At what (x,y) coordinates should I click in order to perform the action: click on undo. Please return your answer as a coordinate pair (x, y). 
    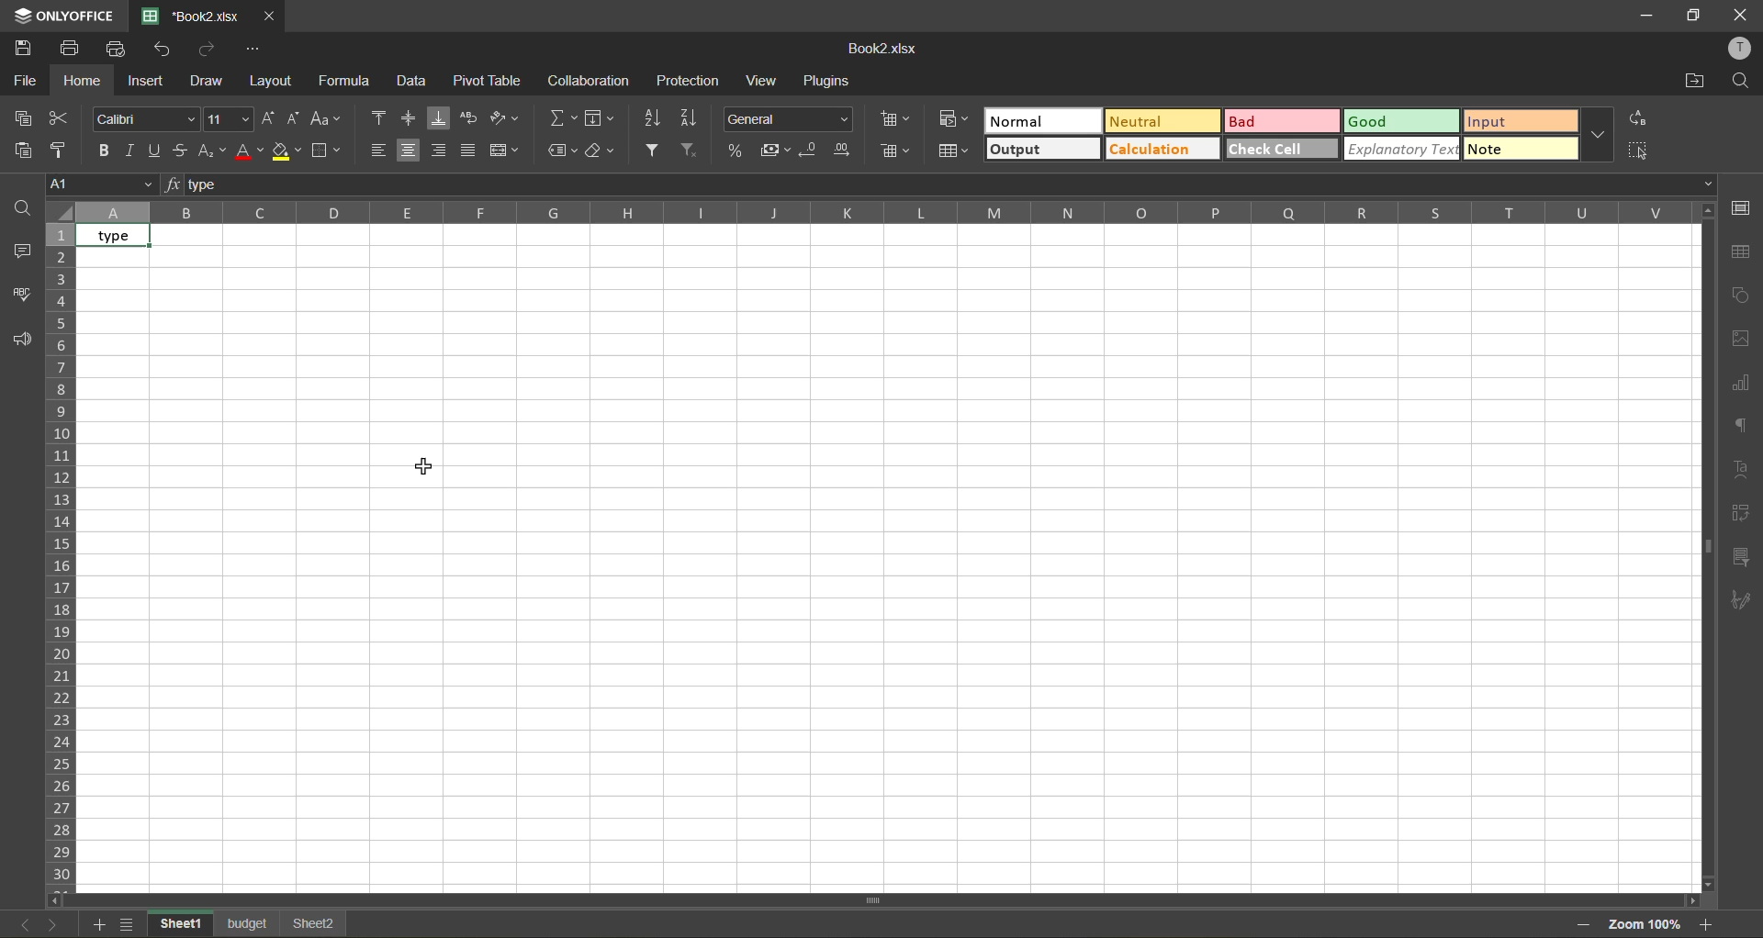
    Looking at the image, I should click on (163, 50).